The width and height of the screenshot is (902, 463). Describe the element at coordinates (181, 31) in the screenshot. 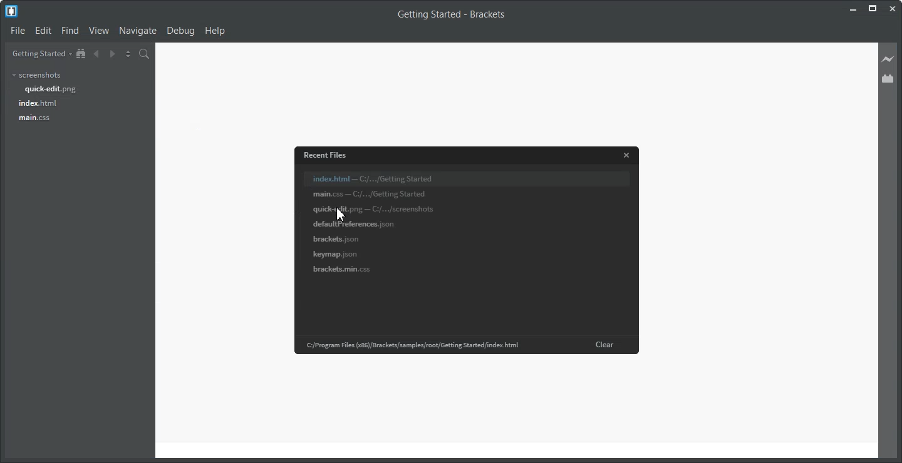

I see `Debug` at that location.